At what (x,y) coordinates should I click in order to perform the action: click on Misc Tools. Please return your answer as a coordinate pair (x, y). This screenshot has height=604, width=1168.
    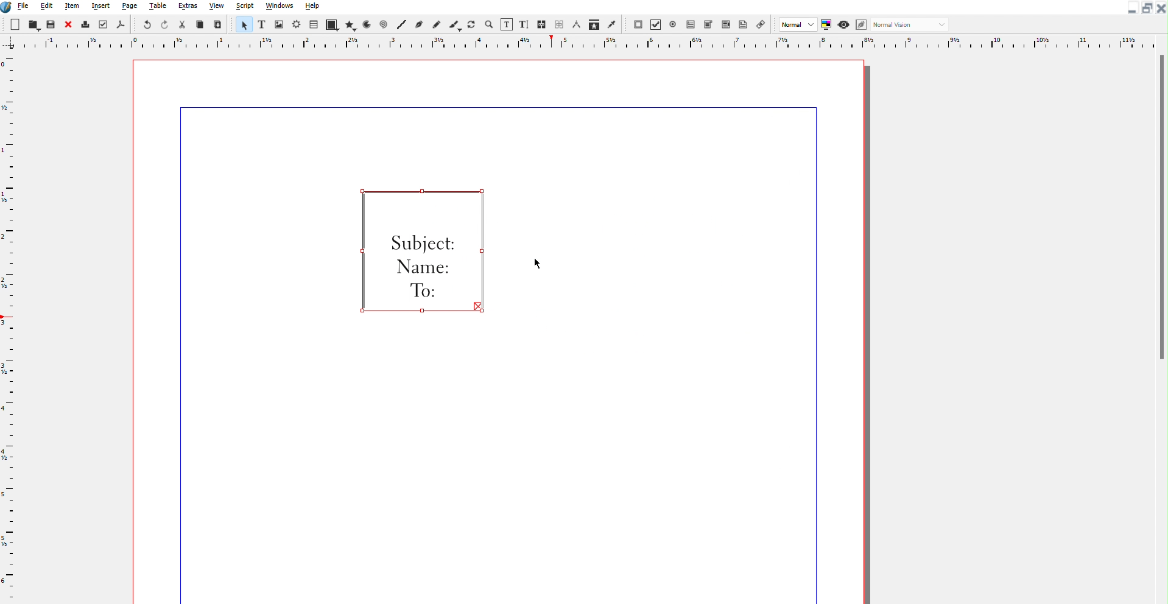
    Looking at the image, I should click on (596, 24).